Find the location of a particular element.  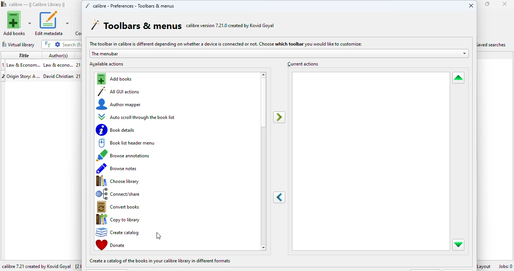

add books is located at coordinates (17, 23).